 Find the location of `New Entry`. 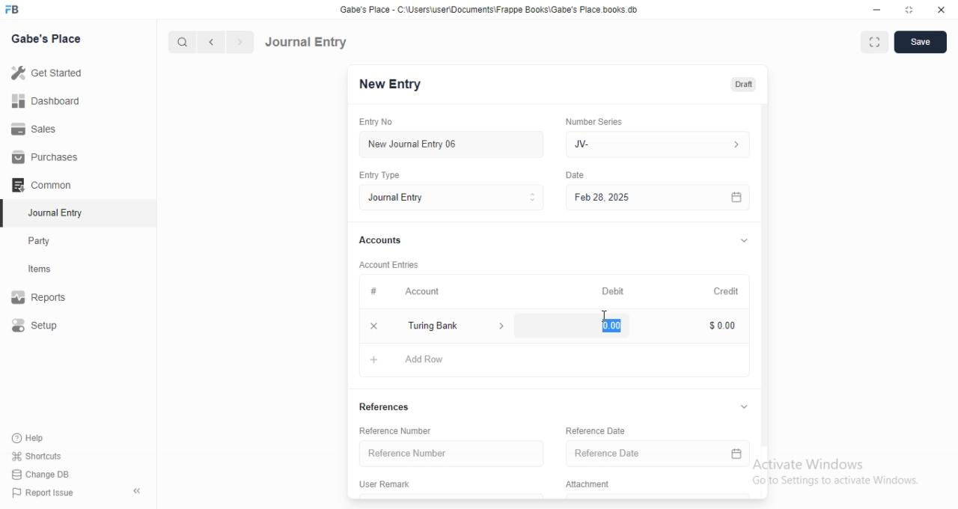

New Entry is located at coordinates (388, 85).